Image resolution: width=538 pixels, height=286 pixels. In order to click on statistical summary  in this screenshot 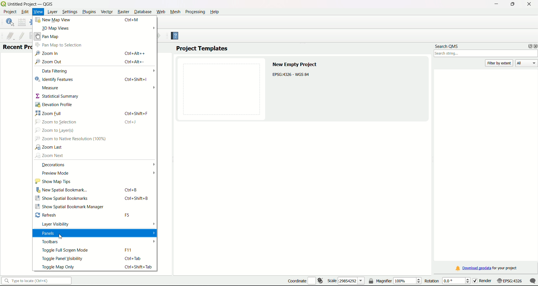, I will do `click(57, 96)`.